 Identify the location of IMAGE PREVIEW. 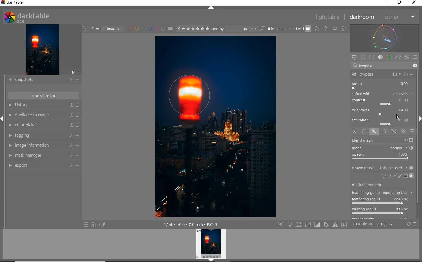
(212, 245).